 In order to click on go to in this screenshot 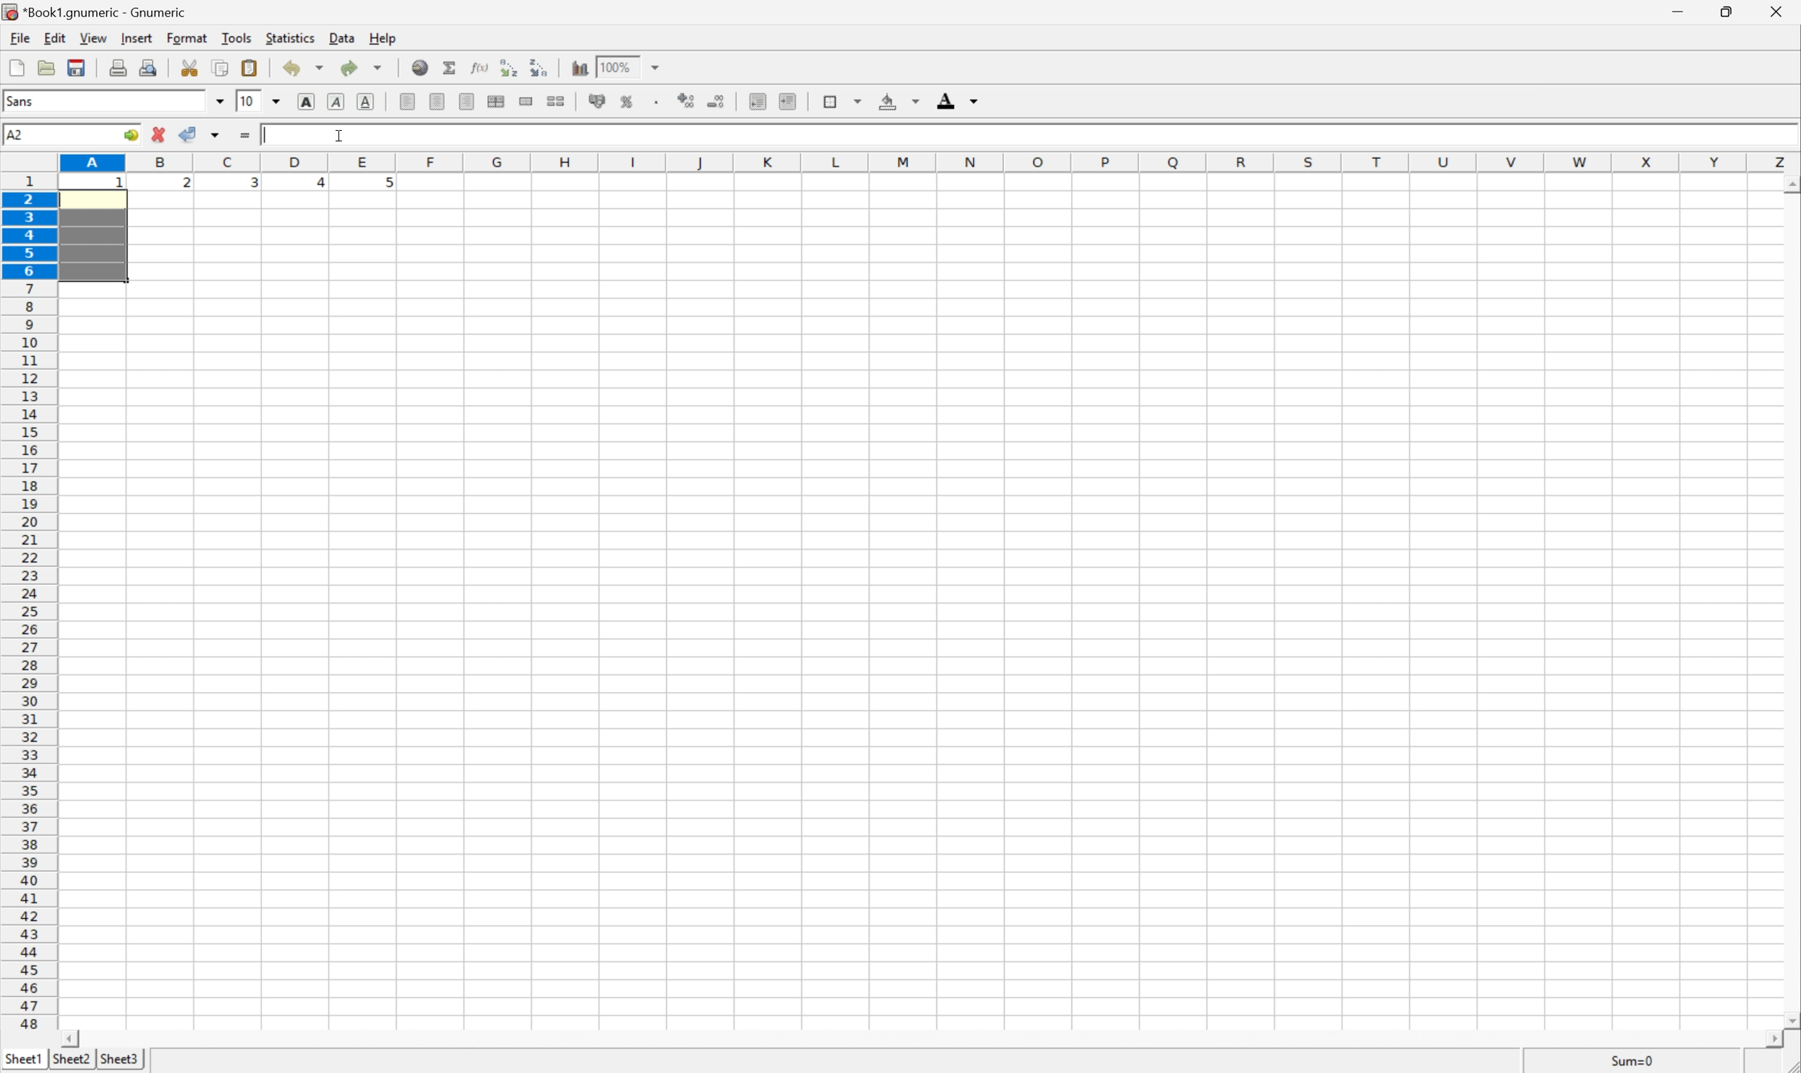, I will do `click(132, 136)`.